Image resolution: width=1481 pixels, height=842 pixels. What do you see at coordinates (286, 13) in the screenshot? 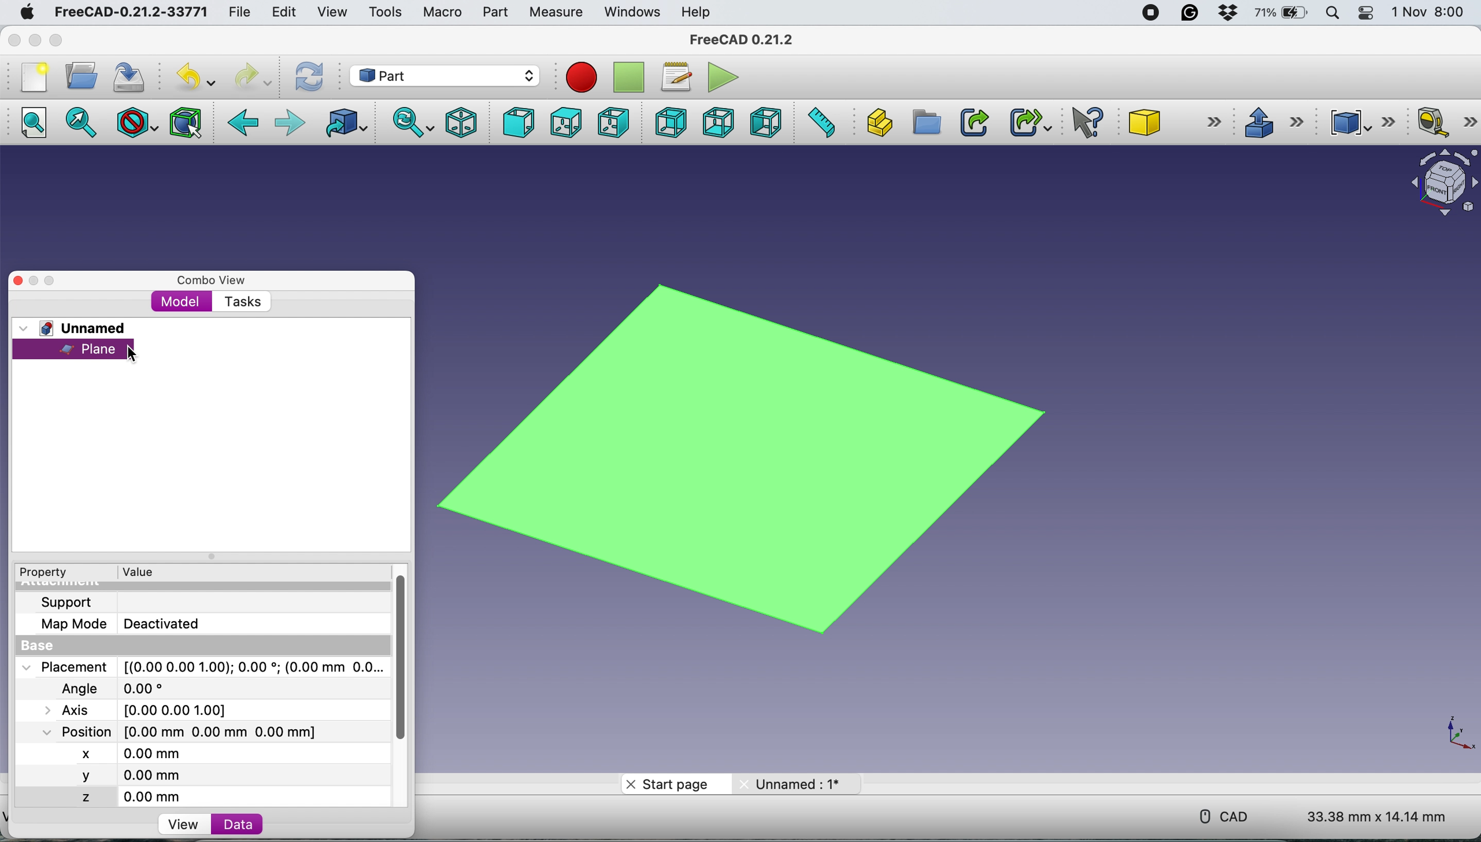
I see `edit` at bounding box center [286, 13].